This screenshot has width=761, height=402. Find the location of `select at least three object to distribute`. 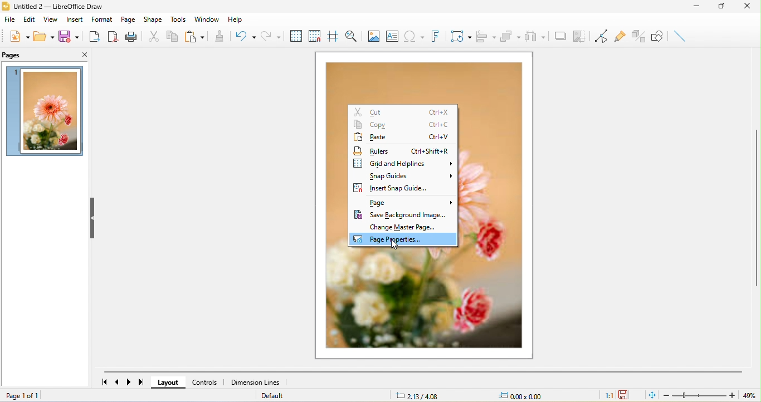

select at least three object to distribute is located at coordinates (534, 35).